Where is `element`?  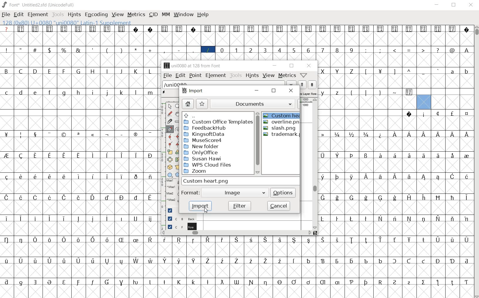
element is located at coordinates (215, 76).